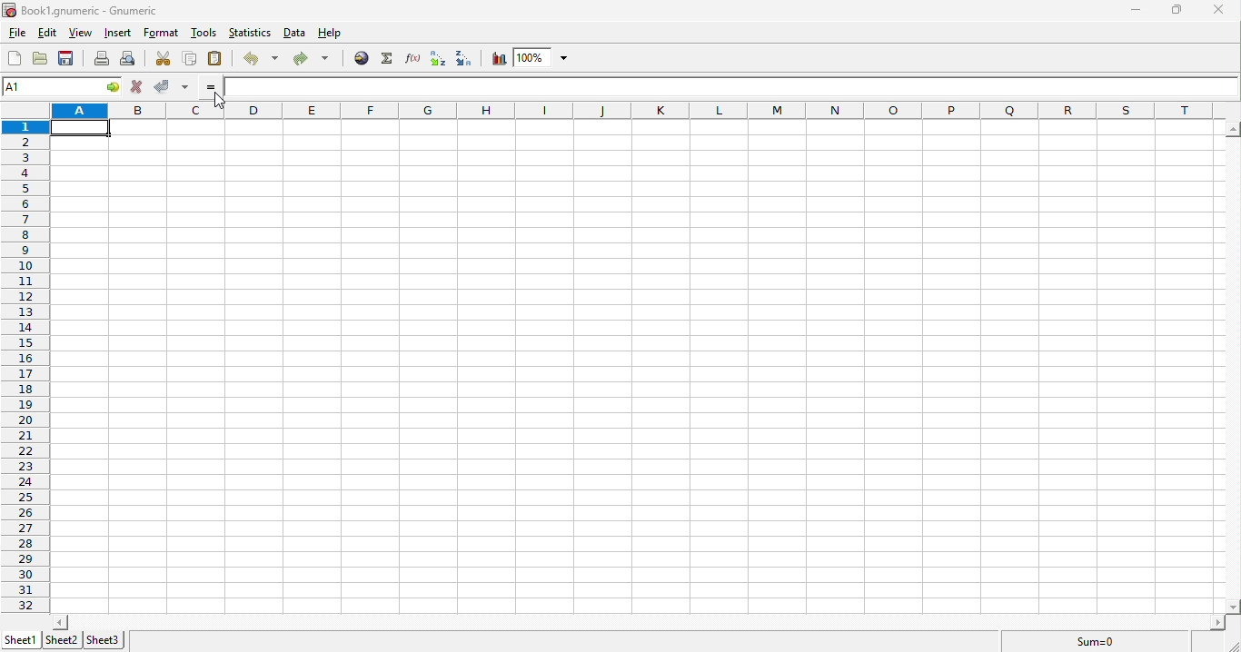  I want to click on space for vertical scroll bar, so click(1233, 366).